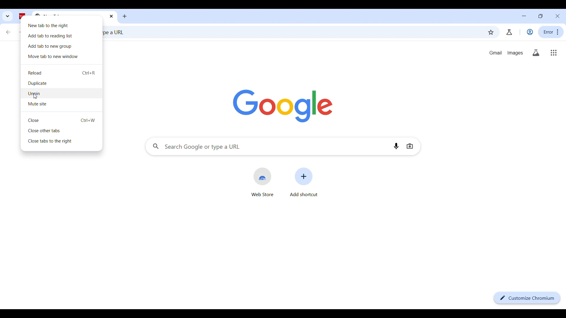 The image size is (566, 318). What do you see at coordinates (551, 32) in the screenshot?
I see `Customize and control Chromium` at bounding box center [551, 32].